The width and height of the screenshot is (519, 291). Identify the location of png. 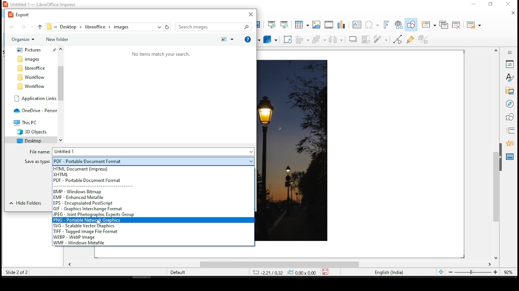
(95, 220).